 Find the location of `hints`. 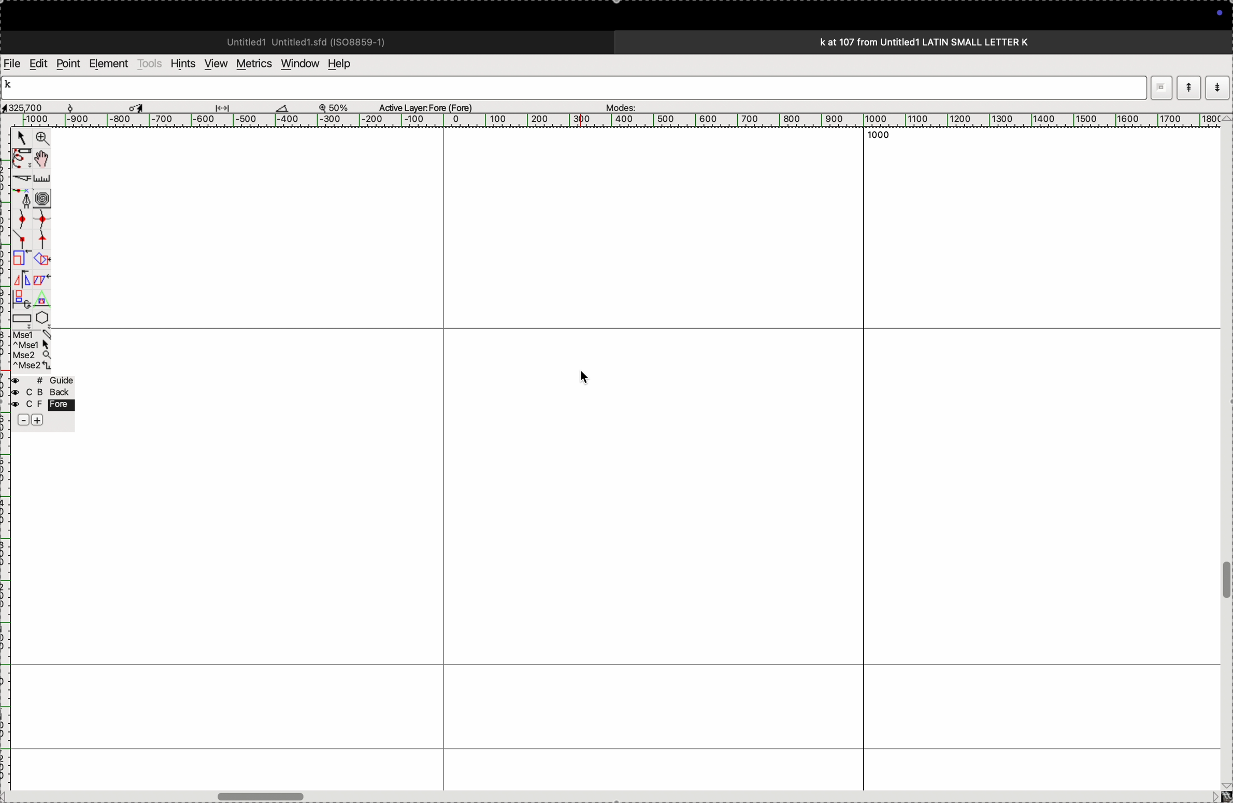

hints is located at coordinates (181, 63).